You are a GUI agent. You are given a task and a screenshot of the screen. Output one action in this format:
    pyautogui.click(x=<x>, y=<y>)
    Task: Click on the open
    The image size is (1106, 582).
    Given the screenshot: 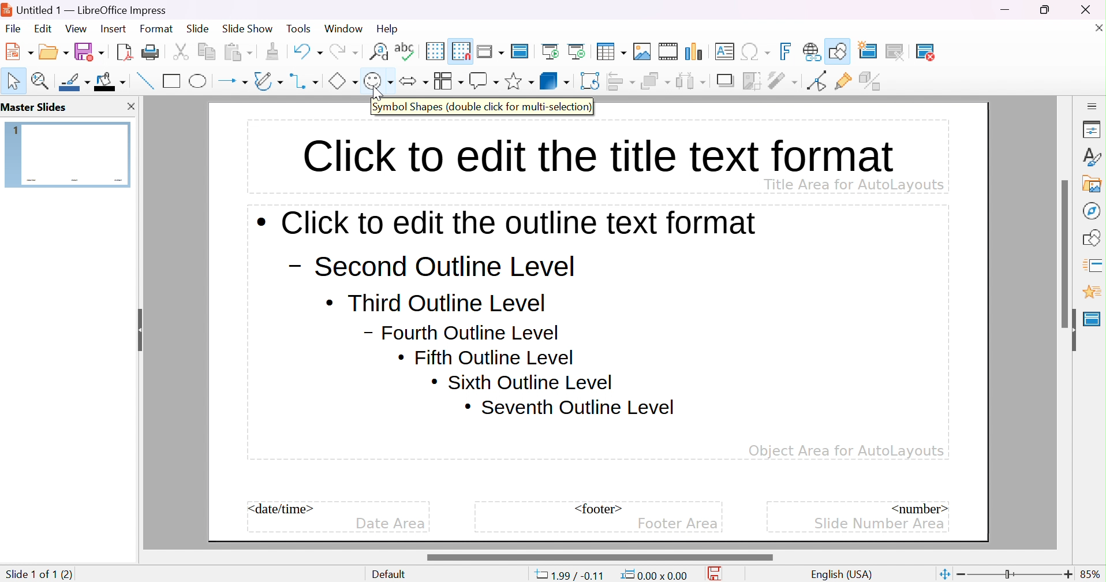 What is the action you would take?
    pyautogui.click(x=55, y=50)
    